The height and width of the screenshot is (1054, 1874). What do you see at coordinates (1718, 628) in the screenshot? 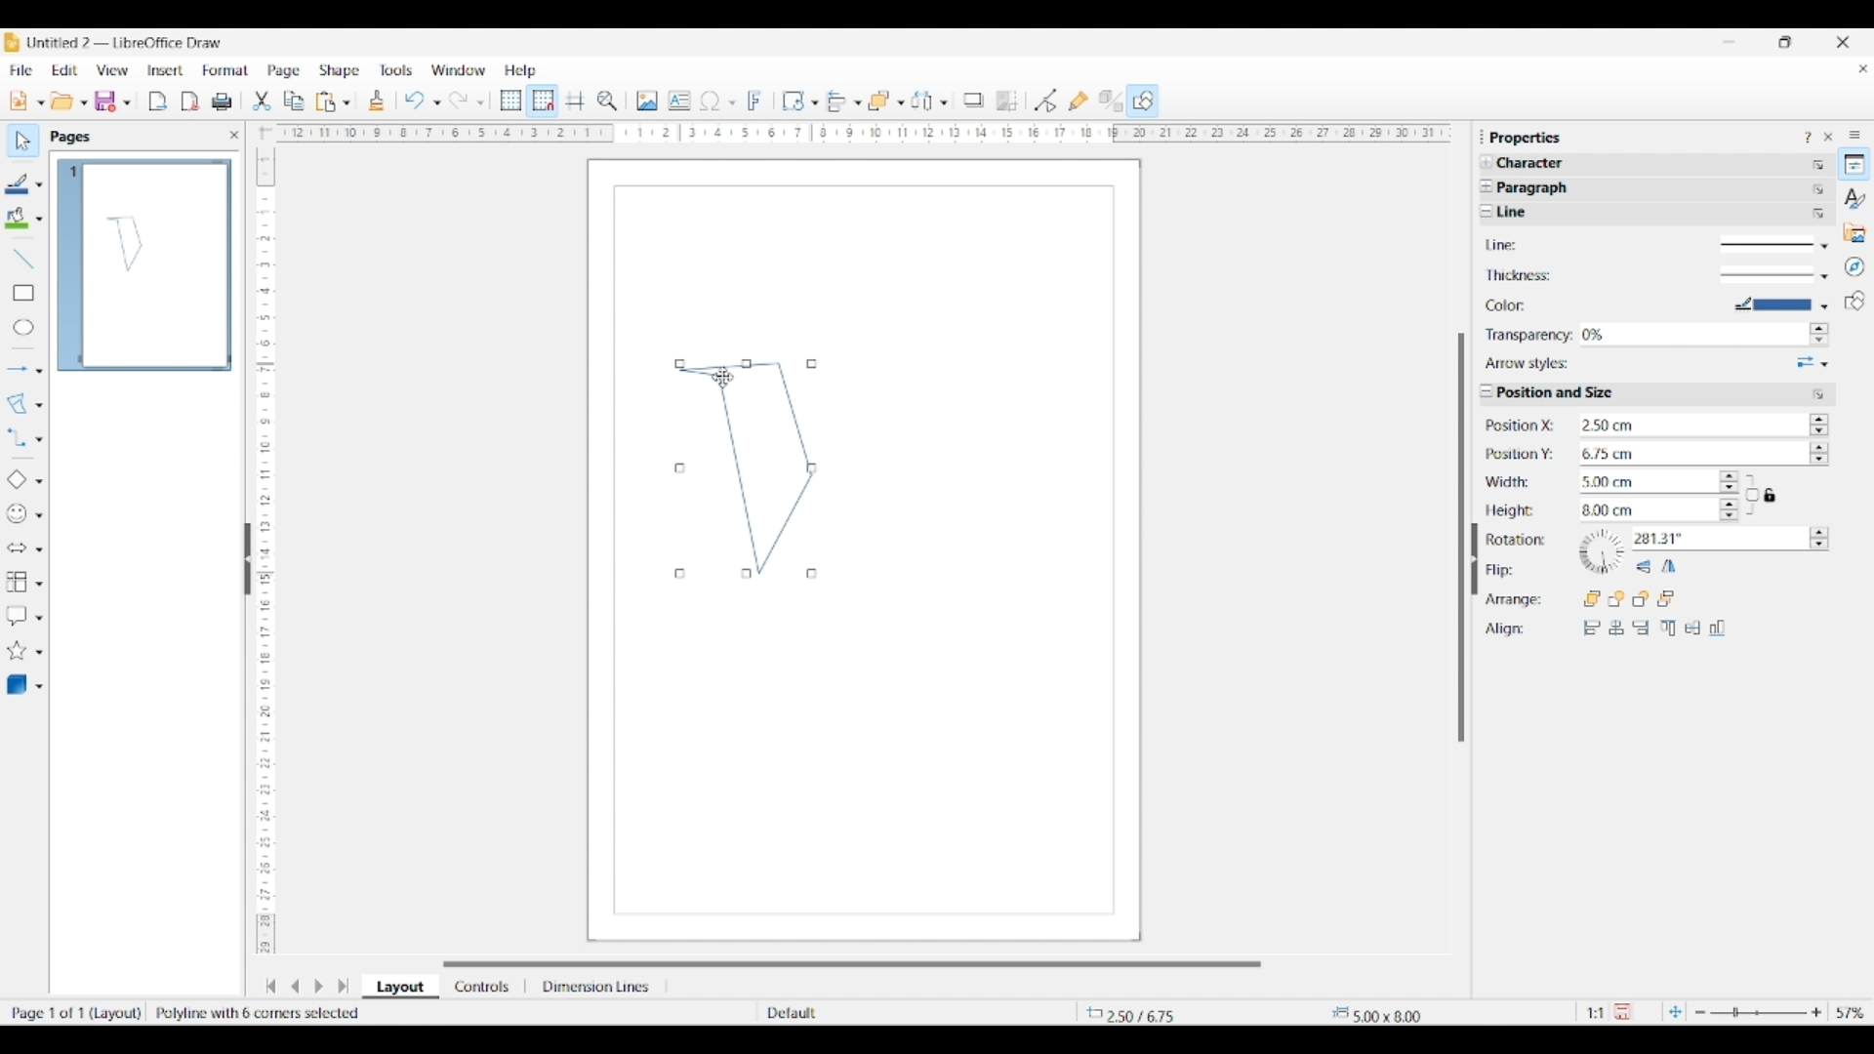
I see `Align bottom` at bounding box center [1718, 628].